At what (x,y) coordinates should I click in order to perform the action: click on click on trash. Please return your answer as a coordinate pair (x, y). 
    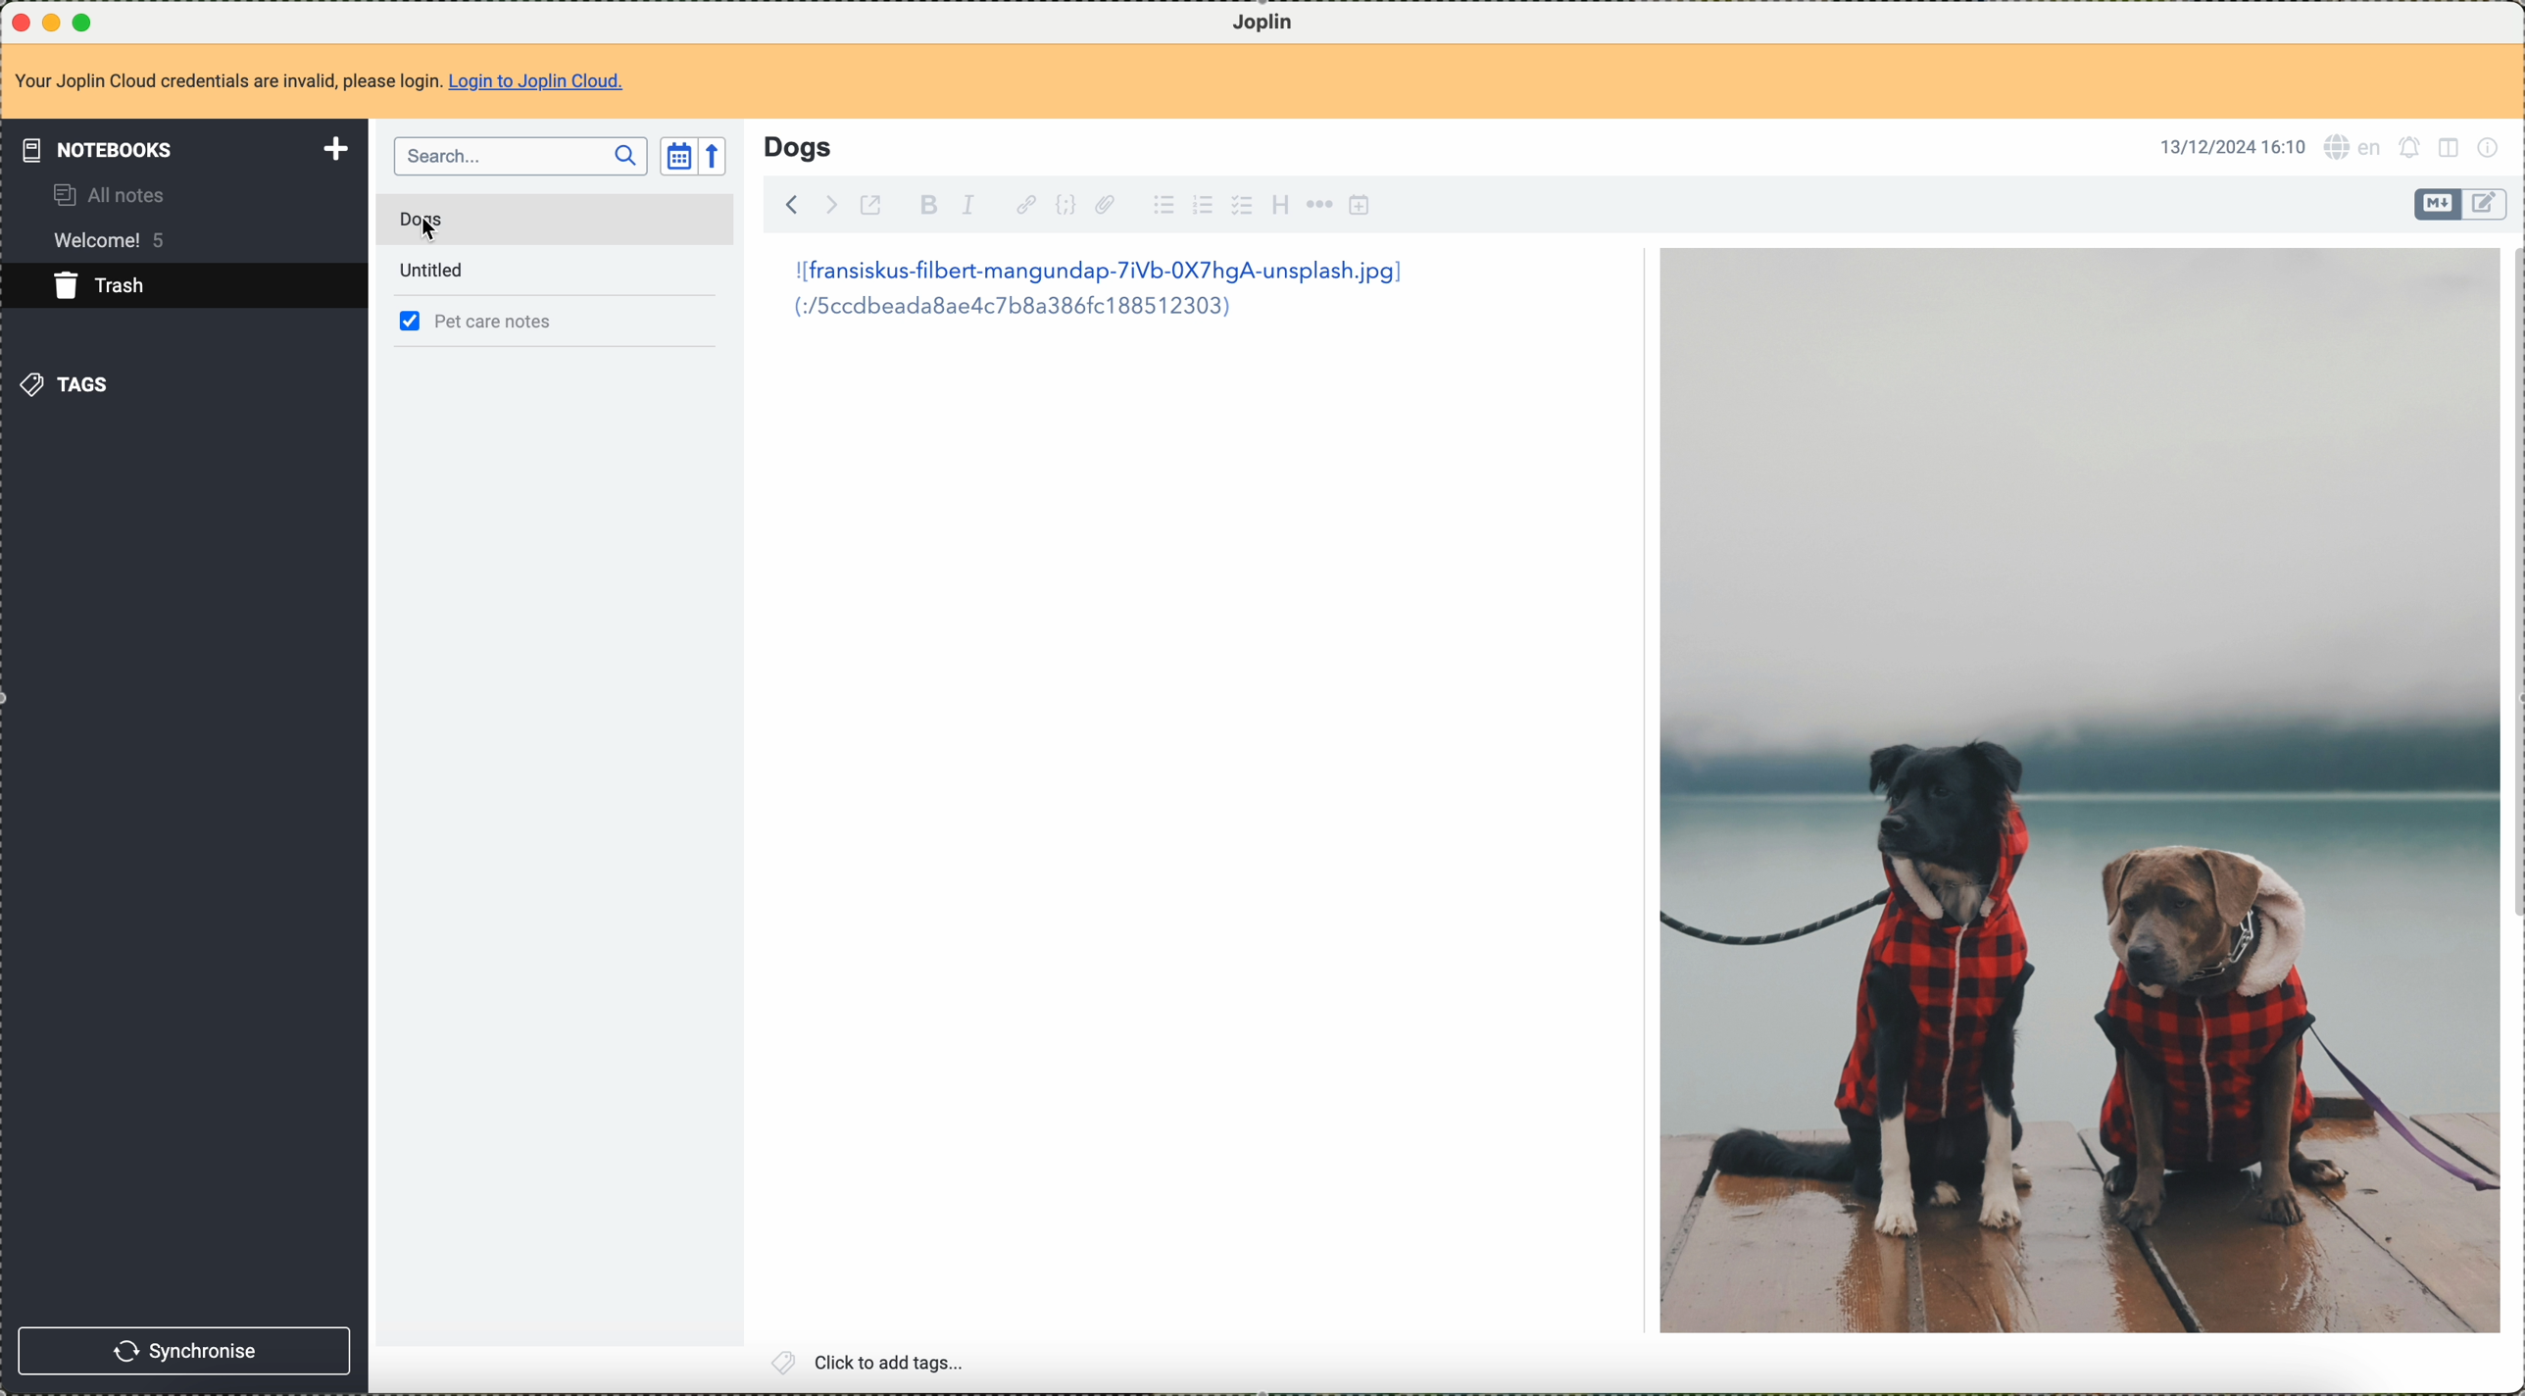
    Looking at the image, I should click on (153, 292).